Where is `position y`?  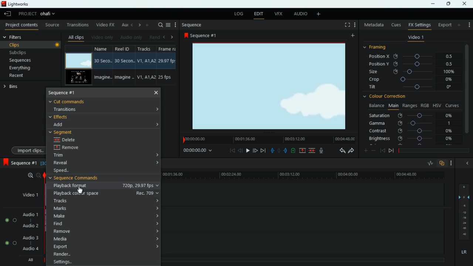 position y is located at coordinates (413, 64).